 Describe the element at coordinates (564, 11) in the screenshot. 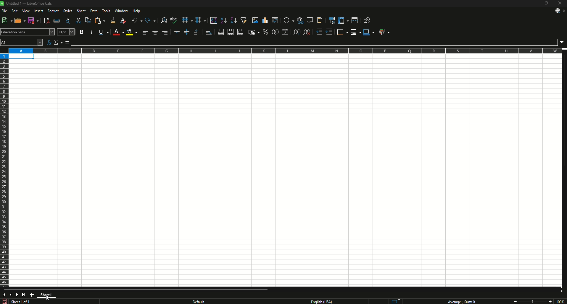

I see `Close sheet` at that location.